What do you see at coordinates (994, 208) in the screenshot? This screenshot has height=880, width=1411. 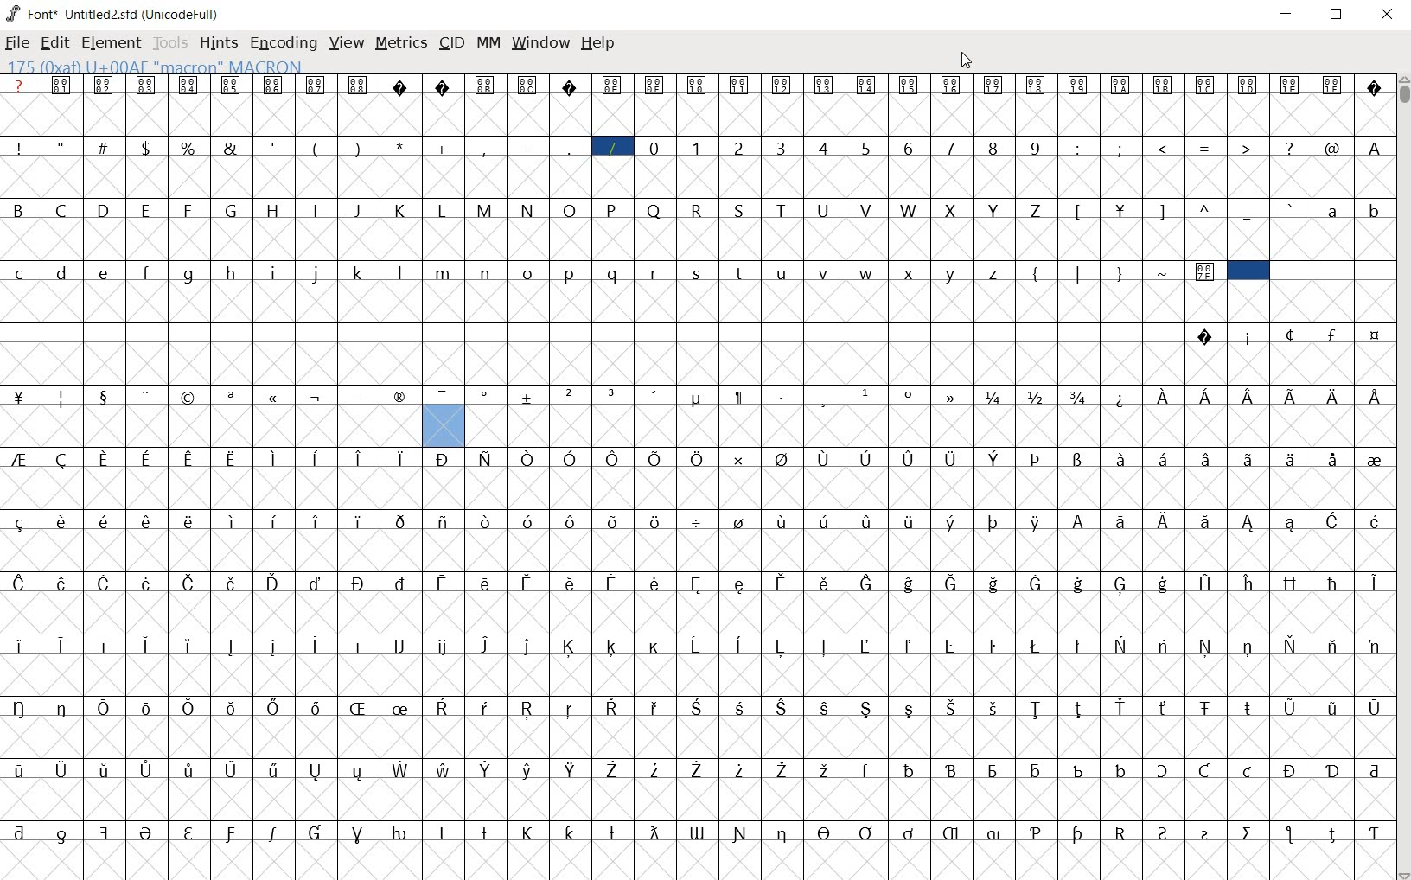 I see `Y` at bounding box center [994, 208].